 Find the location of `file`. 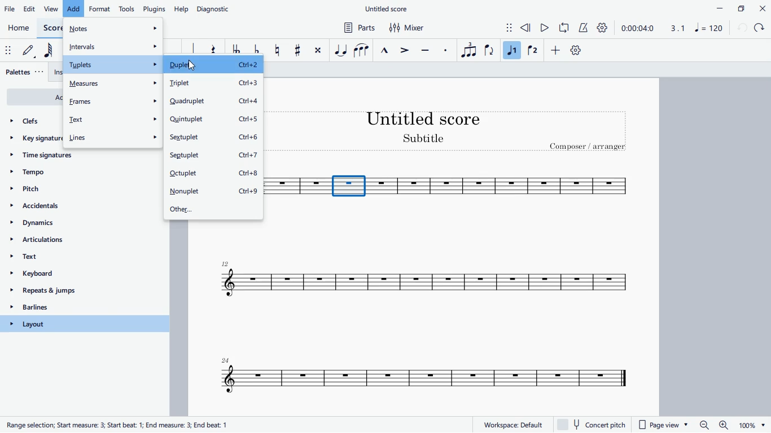

file is located at coordinates (10, 9).